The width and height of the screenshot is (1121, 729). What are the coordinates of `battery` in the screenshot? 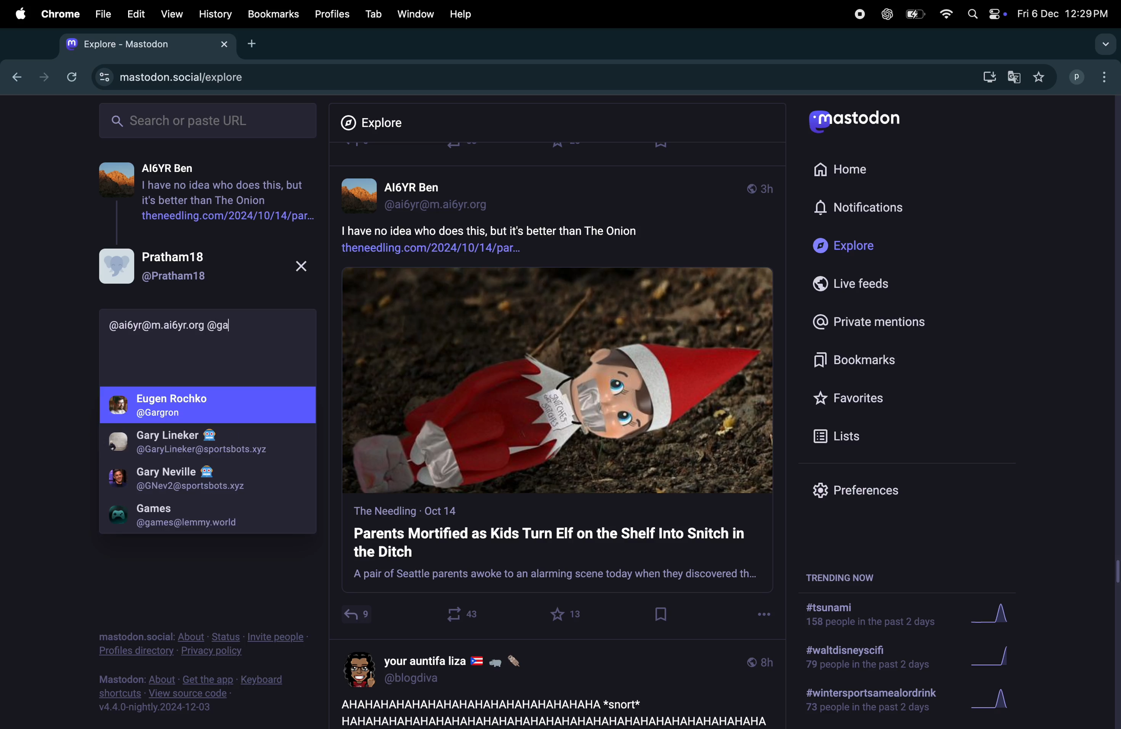 It's located at (914, 15).